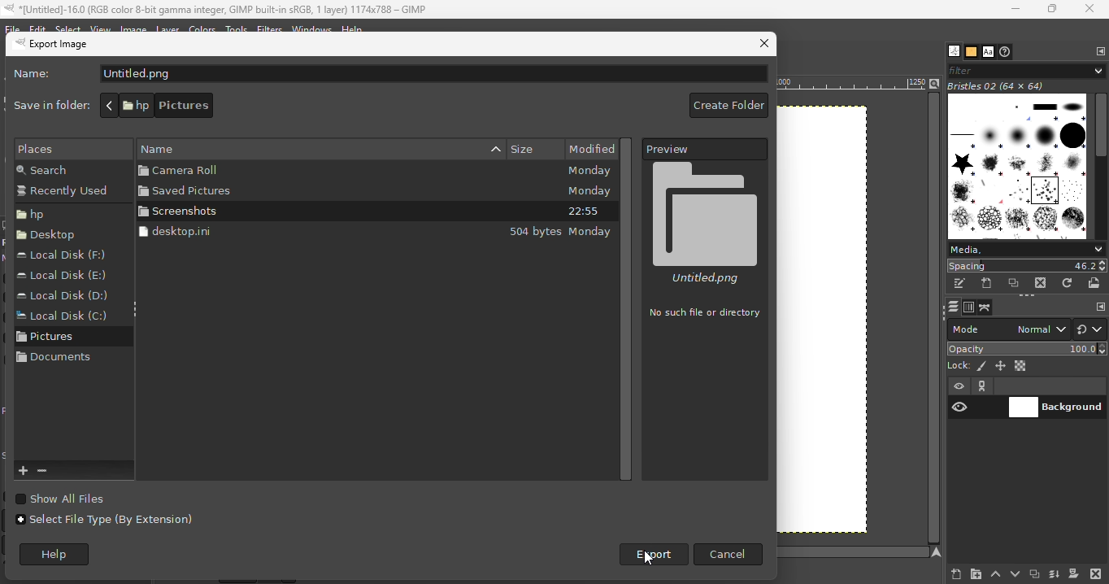 The image size is (1109, 584). I want to click on Cursor, so click(649, 559).